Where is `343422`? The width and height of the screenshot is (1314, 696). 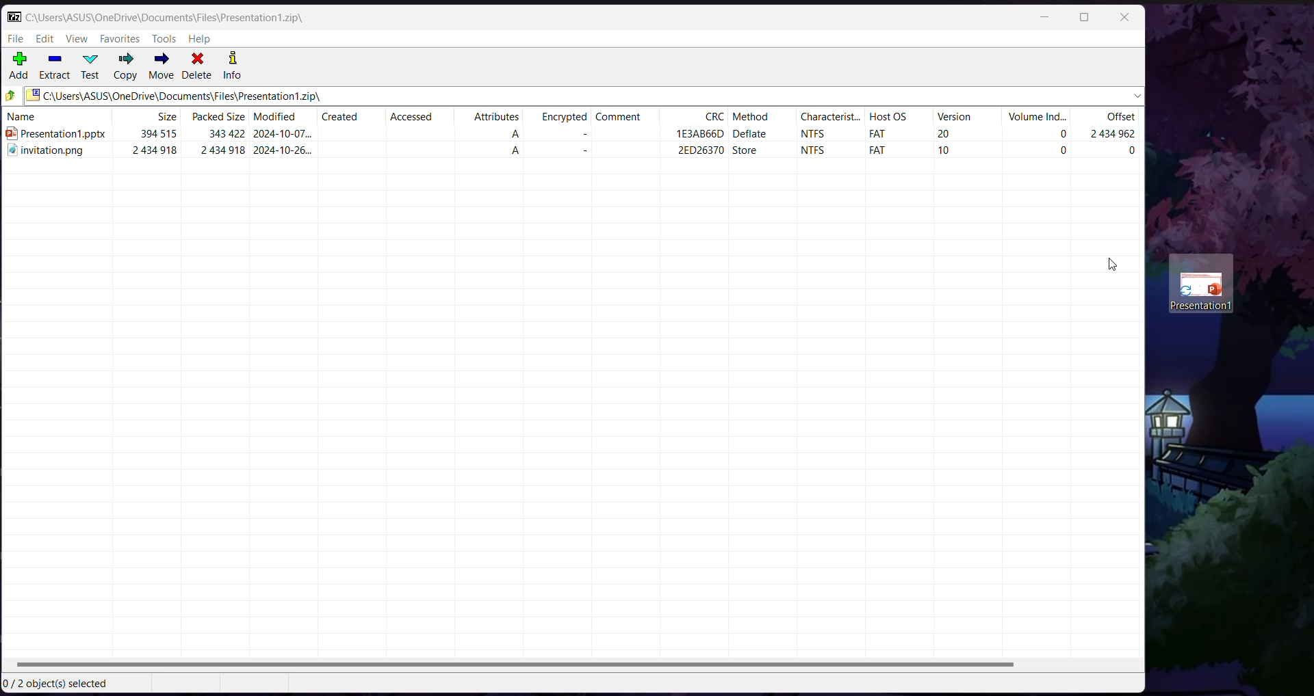
343422 is located at coordinates (225, 133).